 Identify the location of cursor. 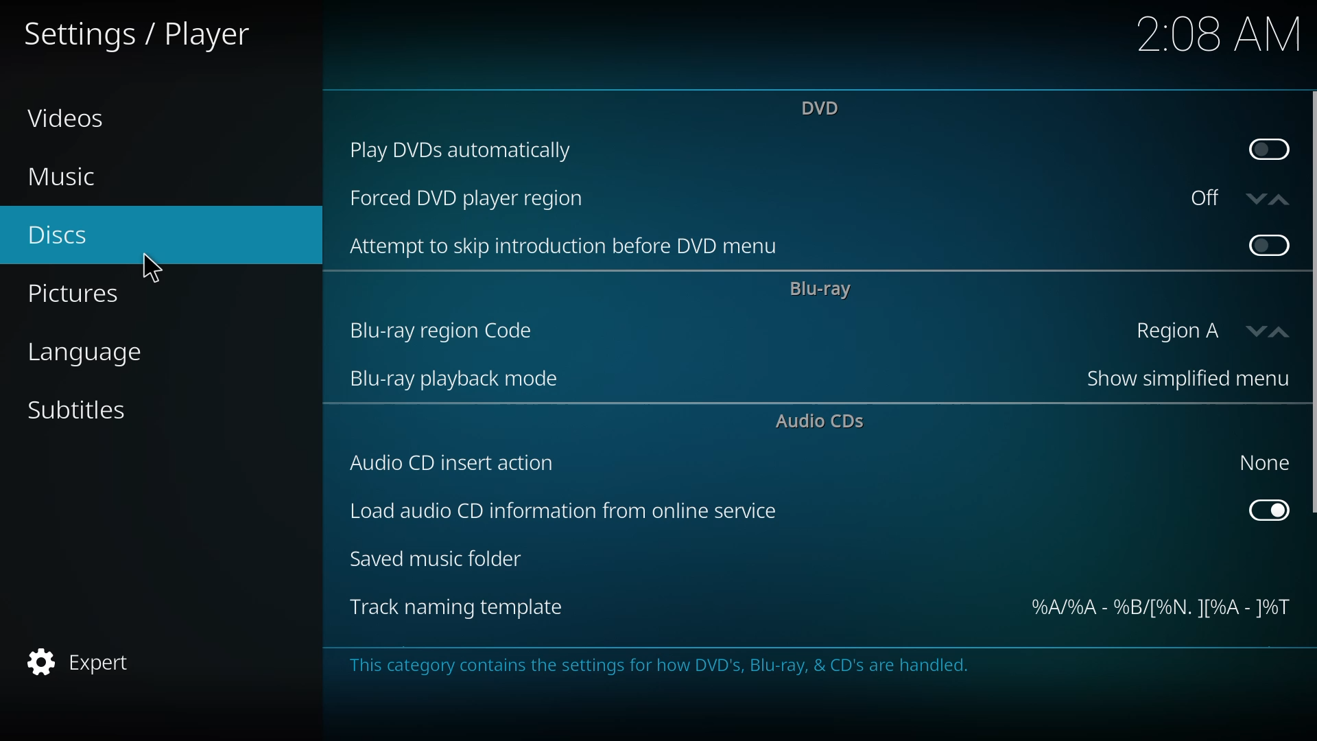
(153, 266).